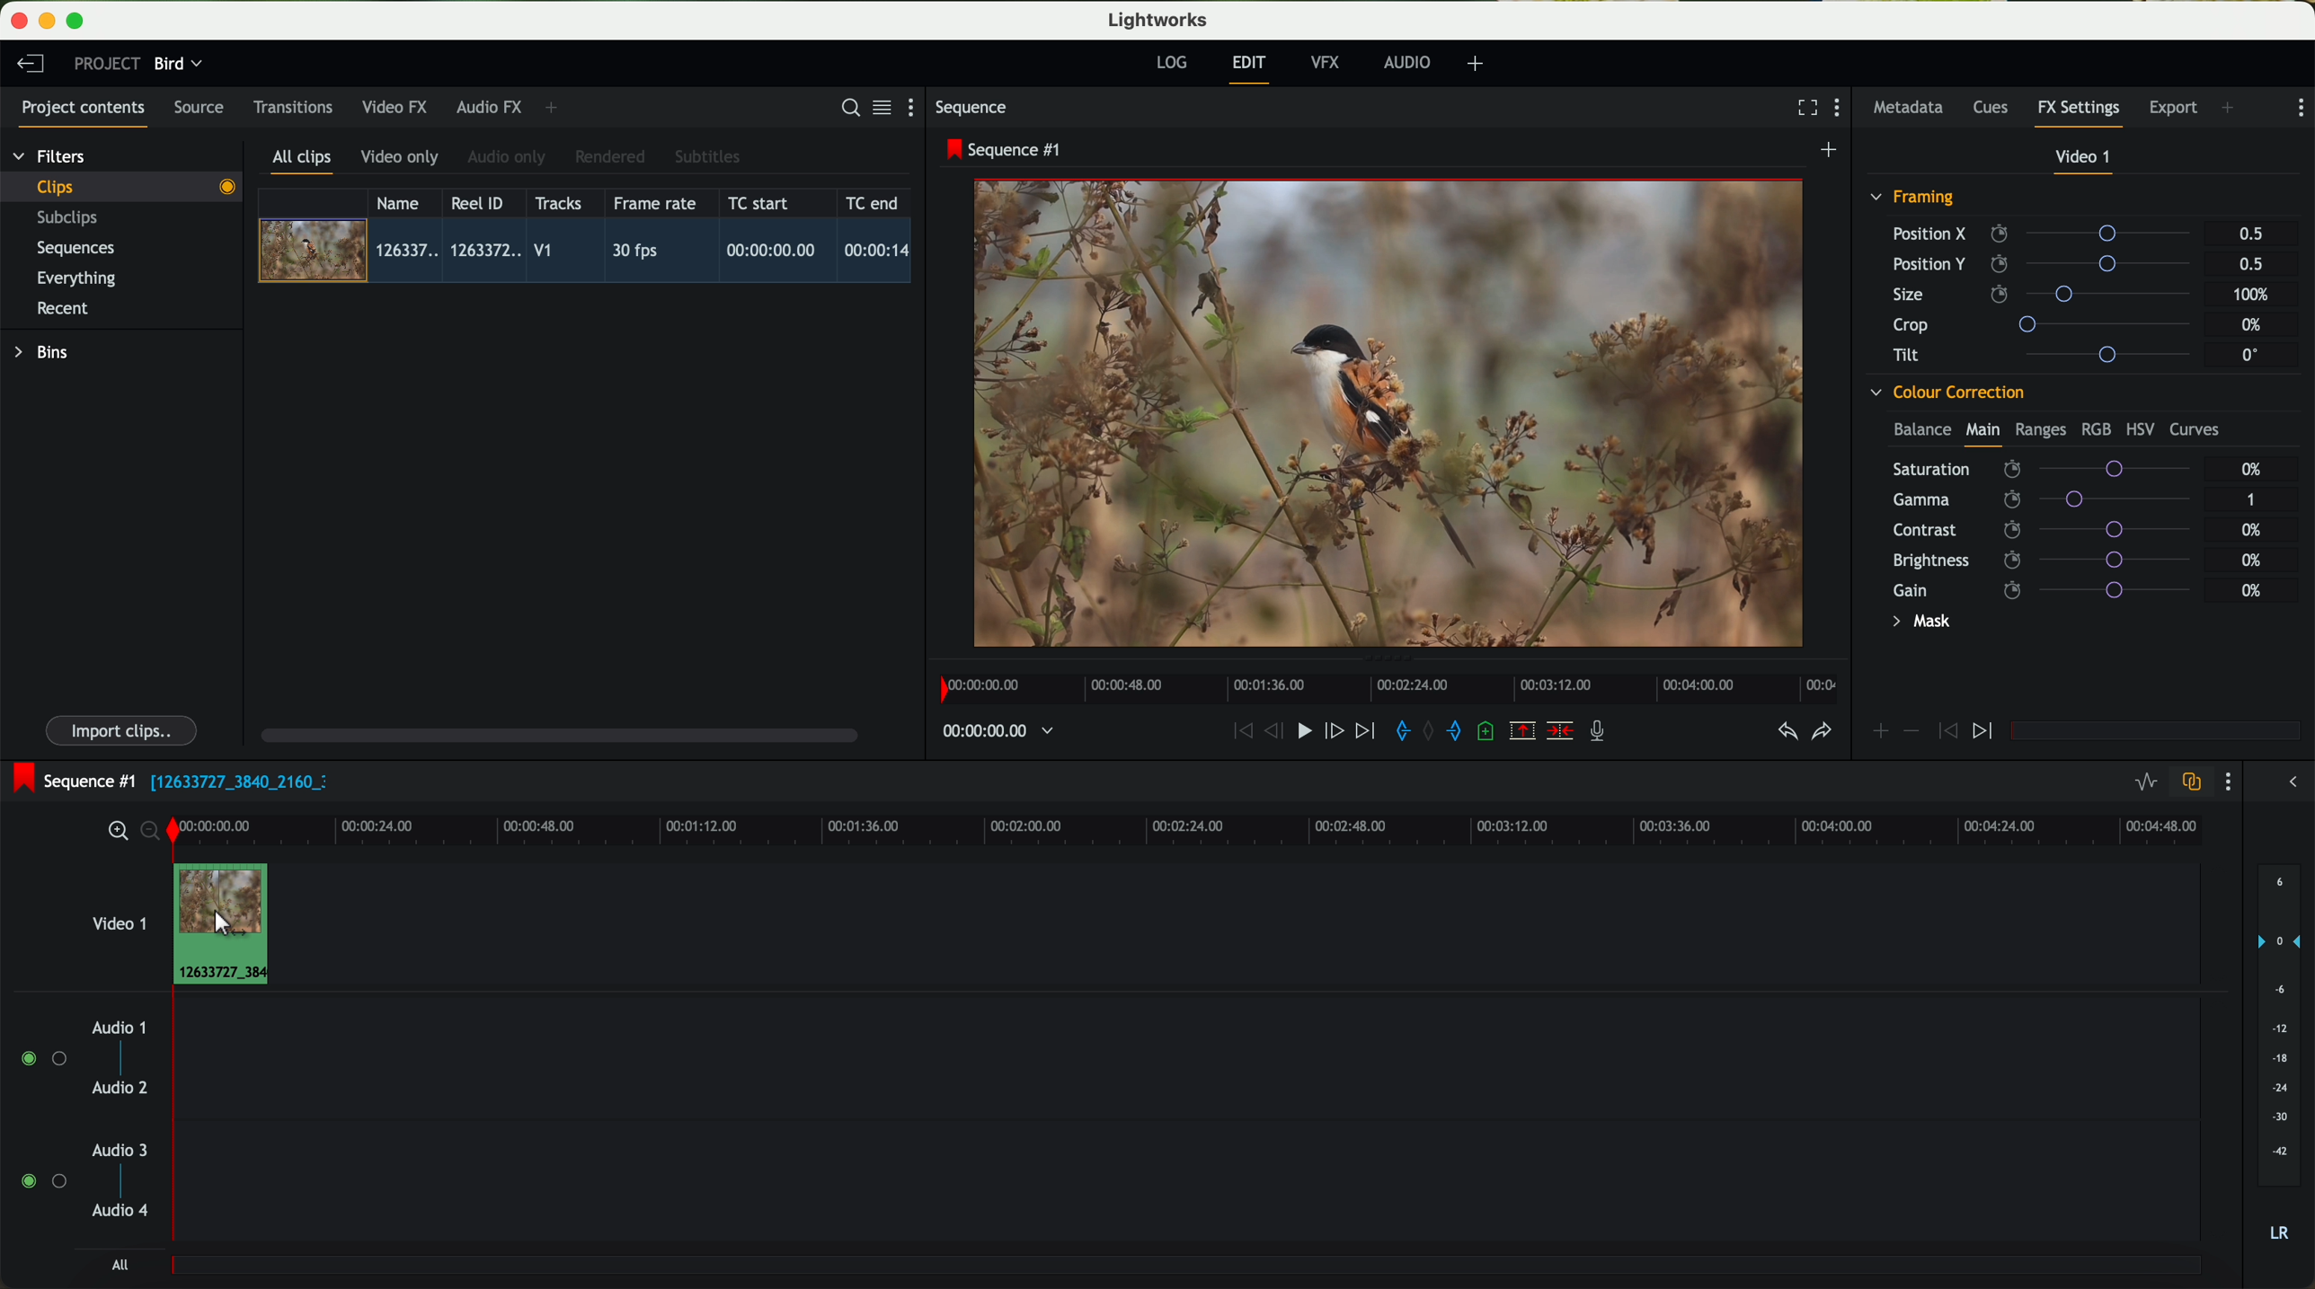 This screenshot has height=1289, width=2315. I want to click on frame rate, so click(655, 204).